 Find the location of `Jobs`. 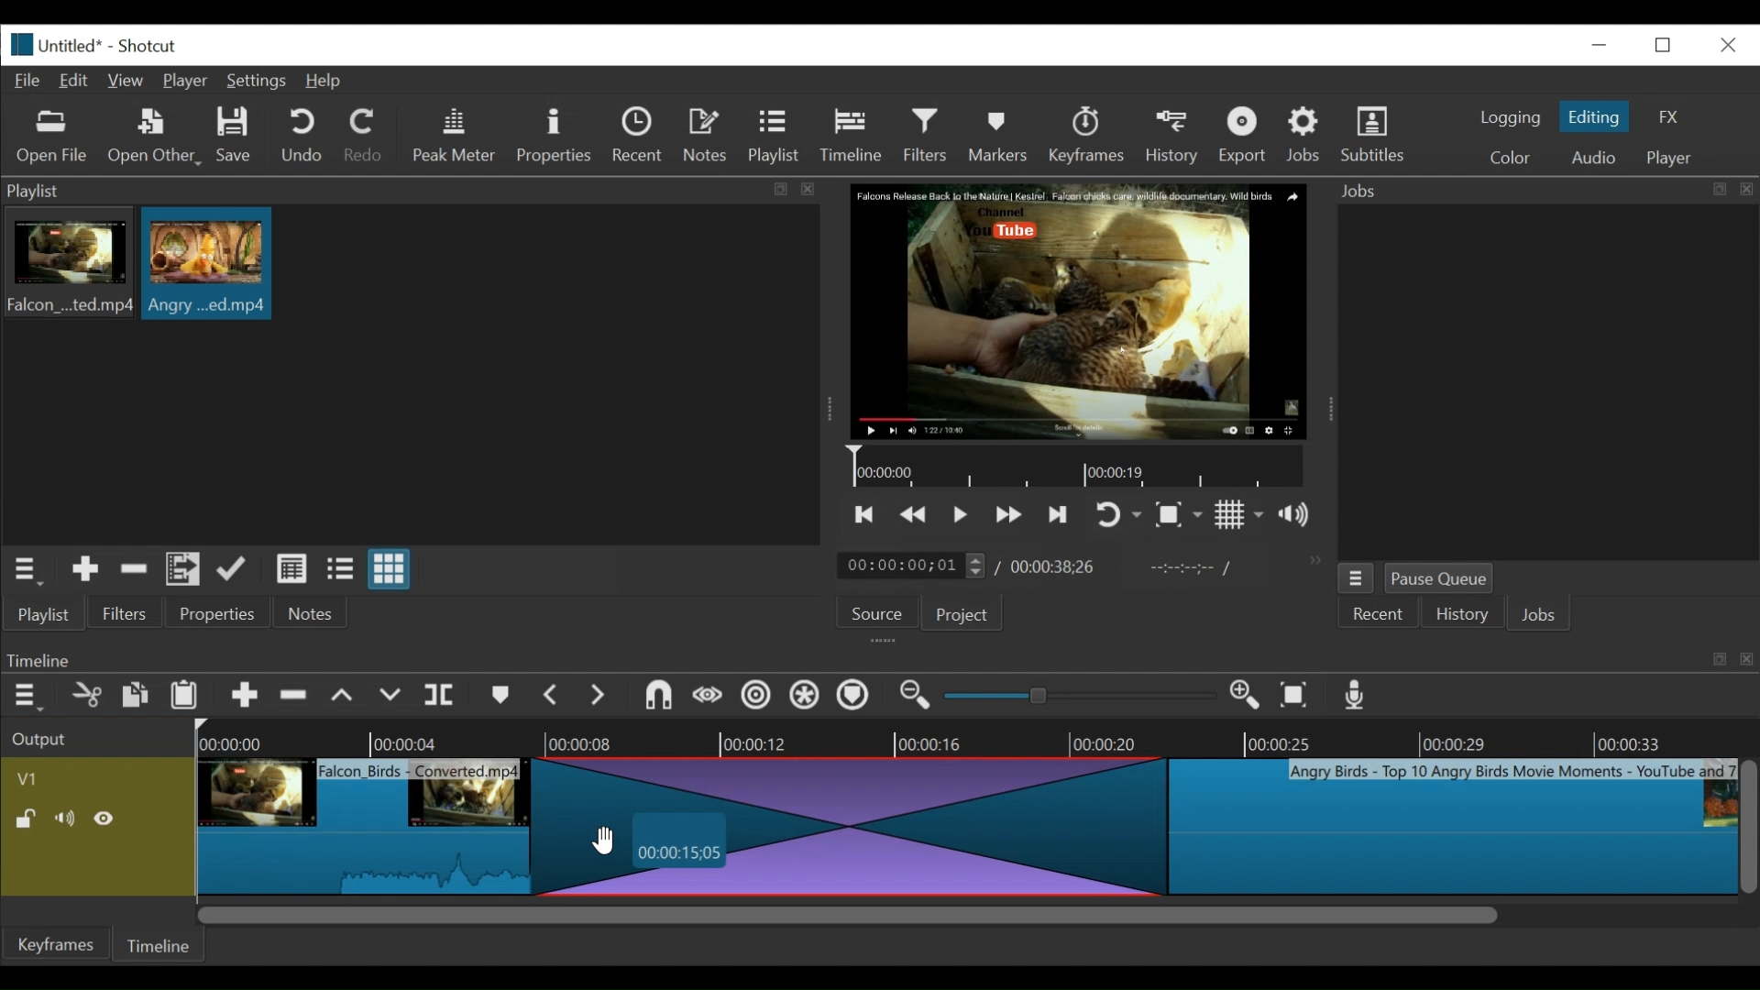

Jobs is located at coordinates (1307, 134).